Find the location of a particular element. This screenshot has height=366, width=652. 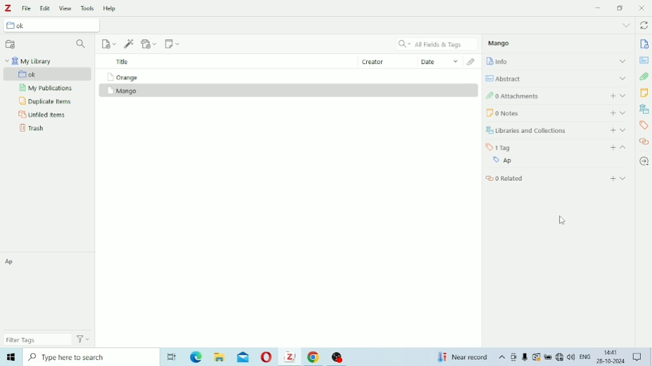

Speakers is located at coordinates (571, 357).